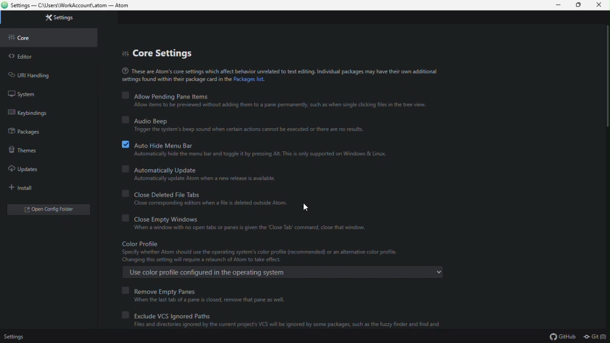  What do you see at coordinates (158, 50) in the screenshot?
I see `Core settings` at bounding box center [158, 50].